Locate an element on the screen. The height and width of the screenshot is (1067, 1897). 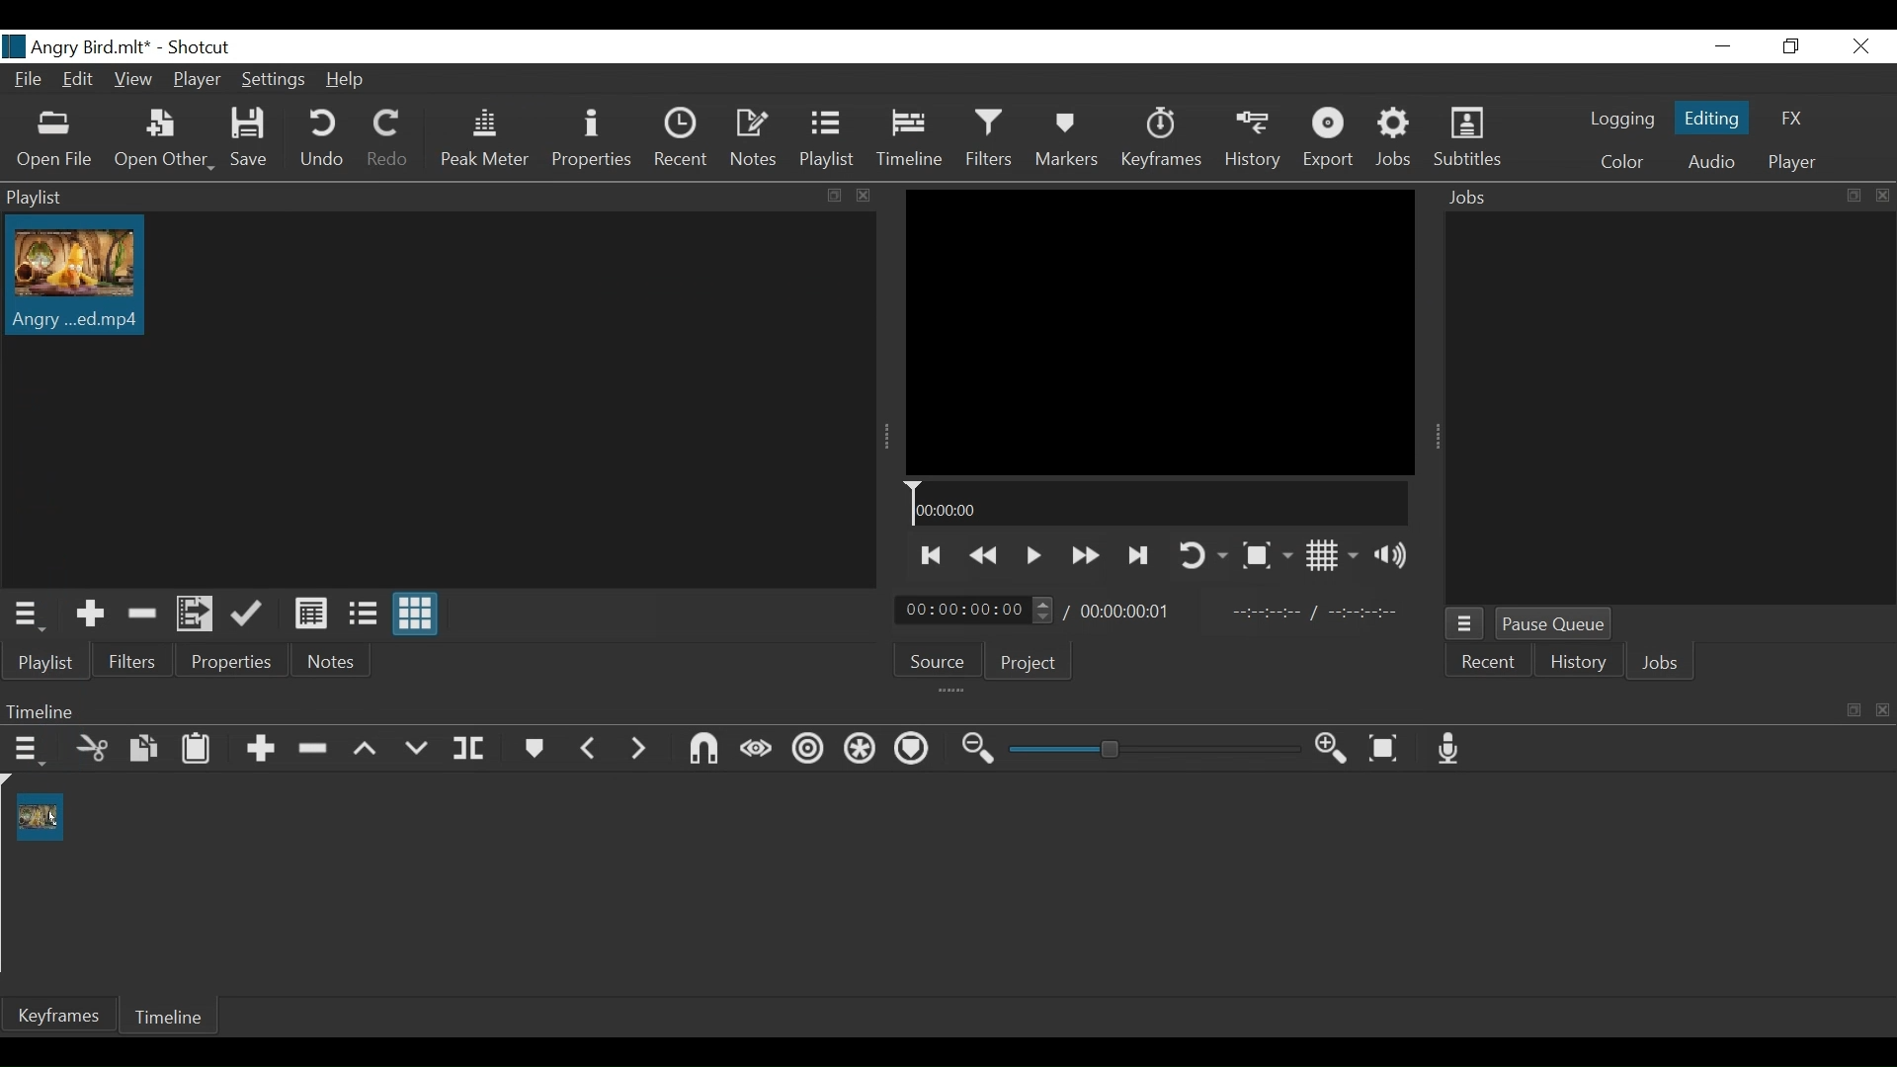
Scrub while dragging is located at coordinates (757, 750).